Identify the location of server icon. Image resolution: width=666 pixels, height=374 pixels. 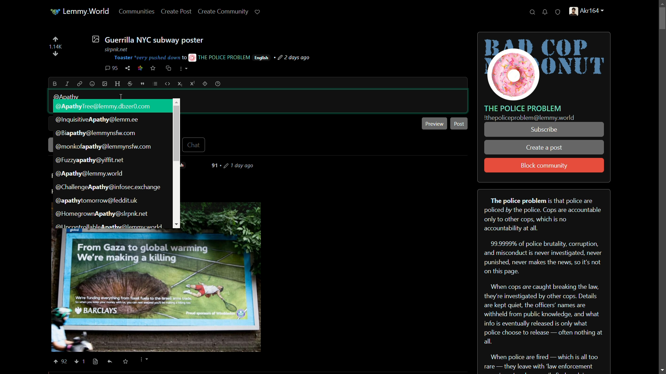
(545, 67).